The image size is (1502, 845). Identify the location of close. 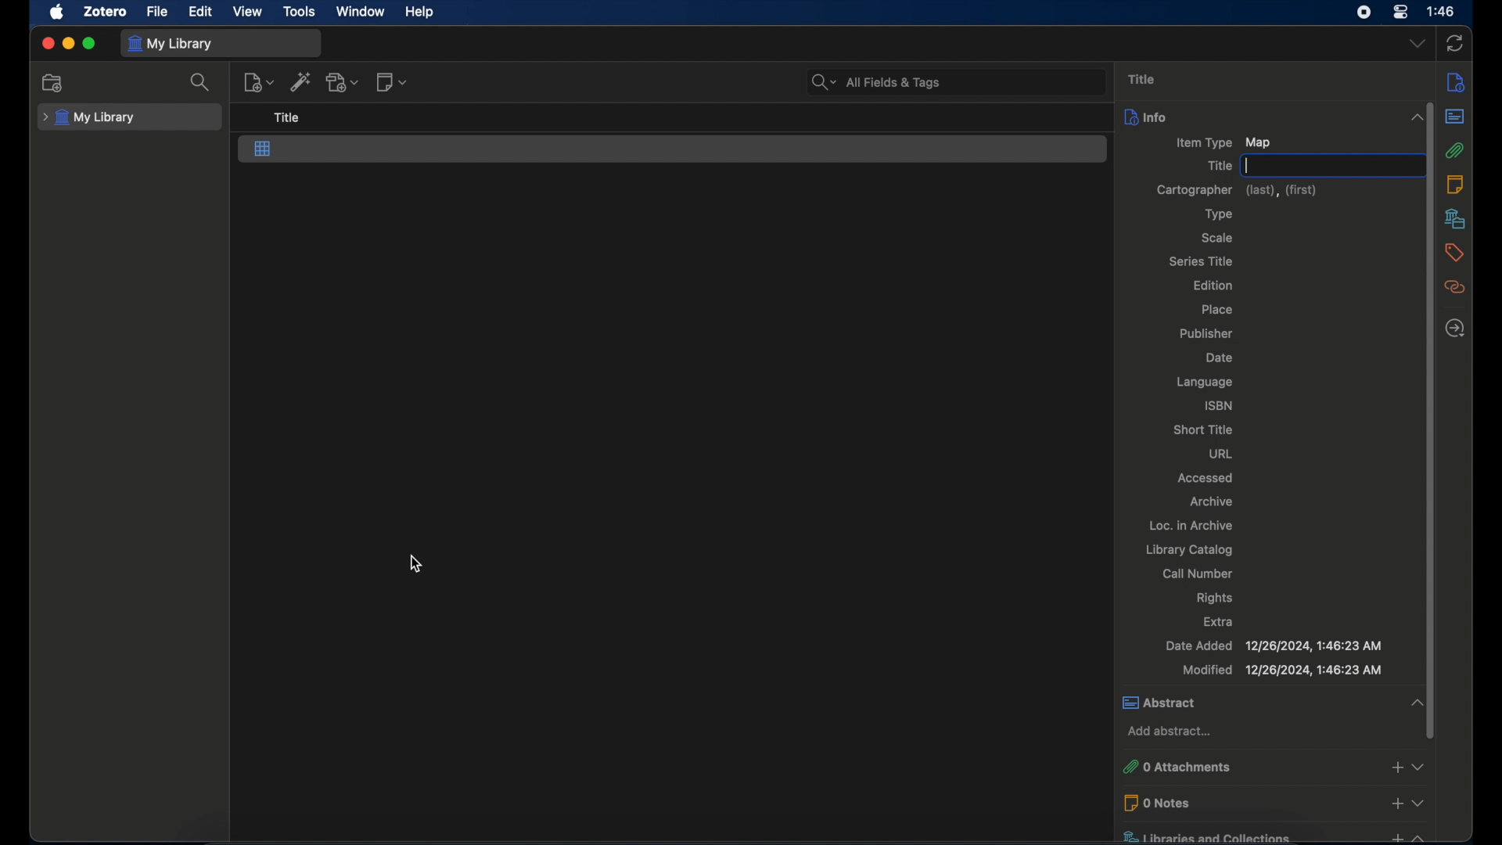
(47, 44).